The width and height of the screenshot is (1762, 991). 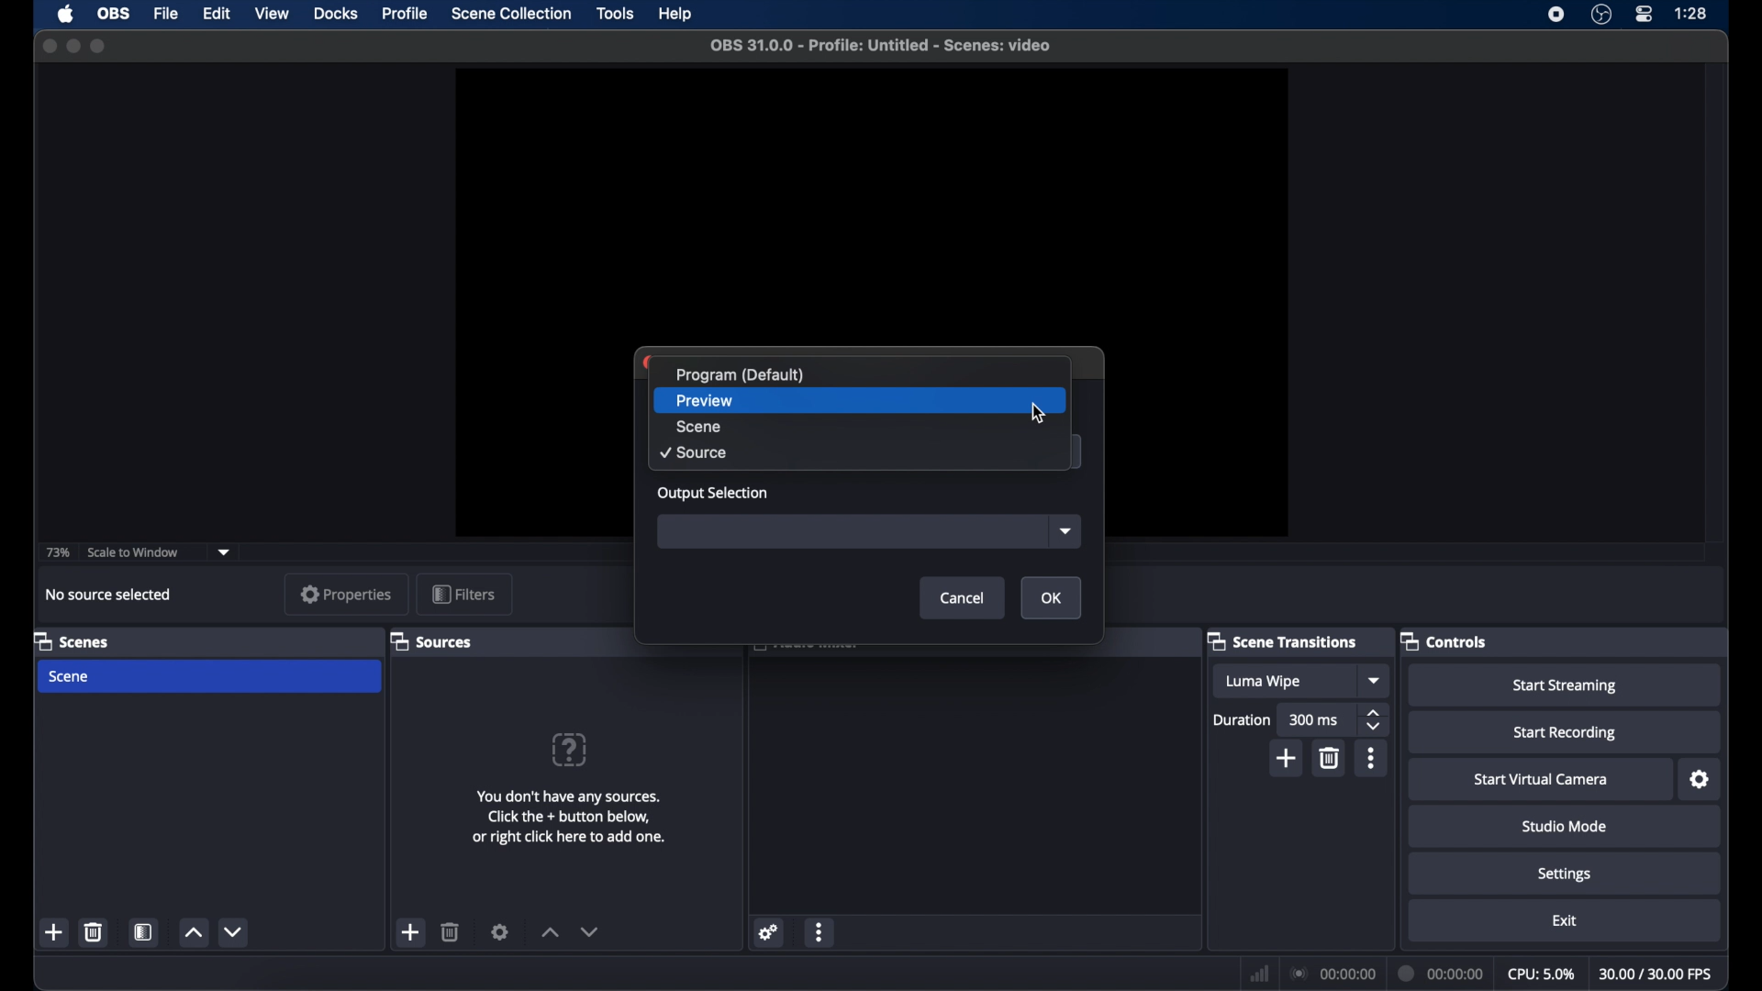 I want to click on sources, so click(x=435, y=642).